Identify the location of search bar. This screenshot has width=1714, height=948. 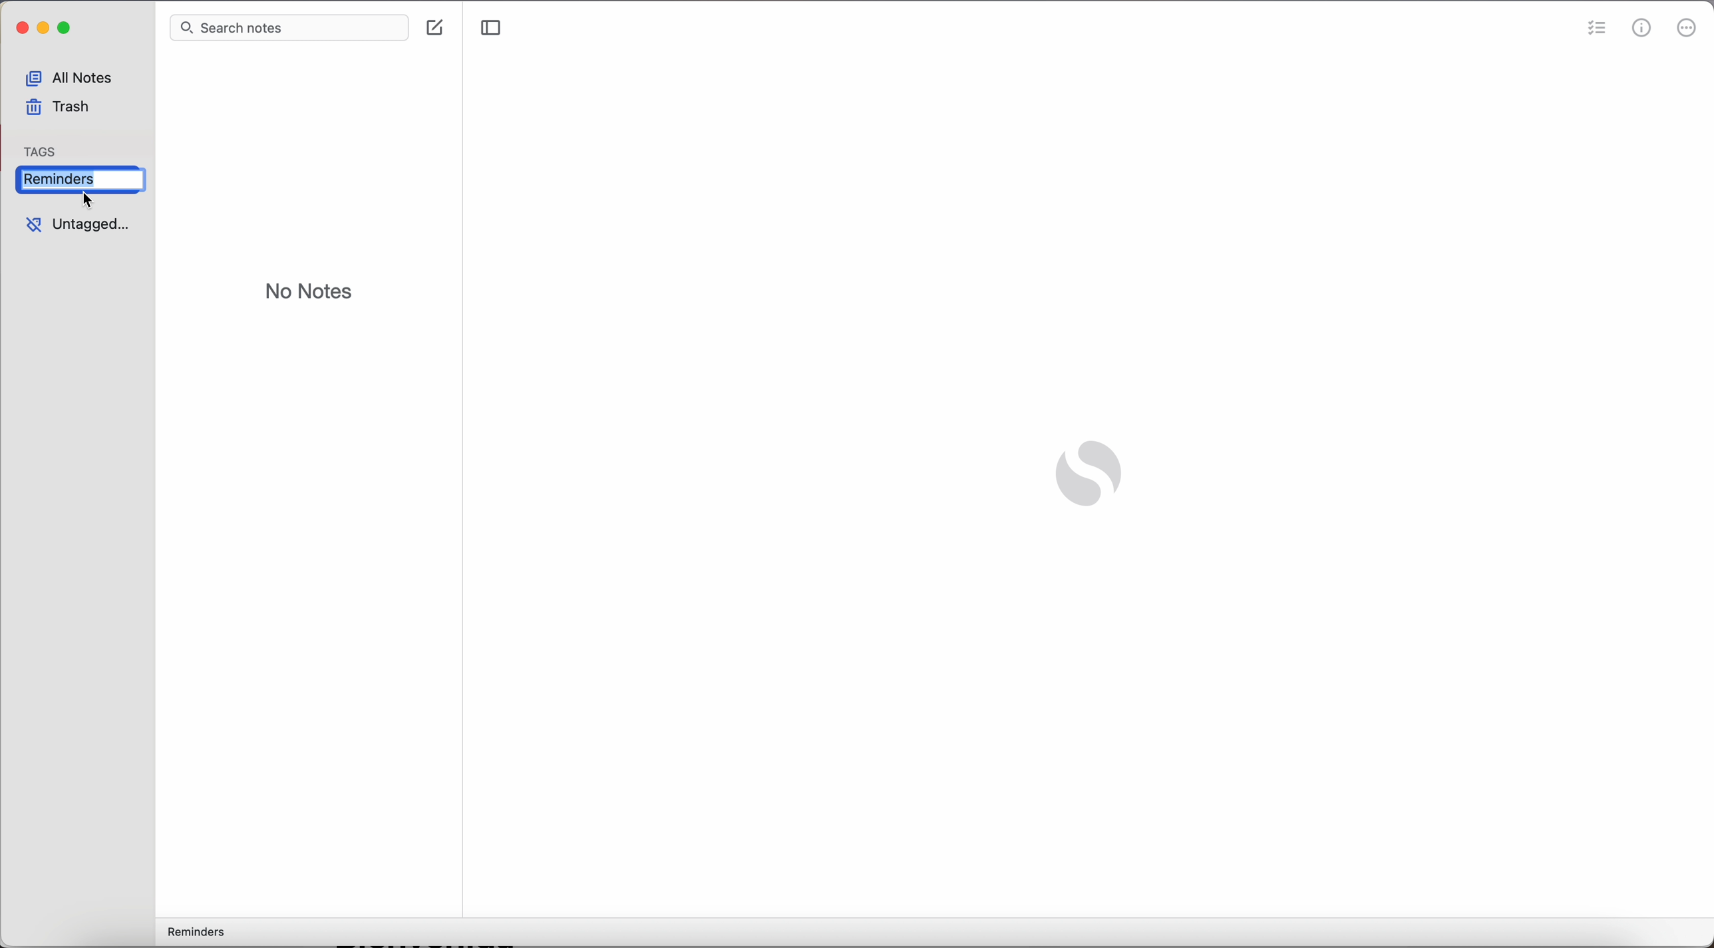
(291, 29).